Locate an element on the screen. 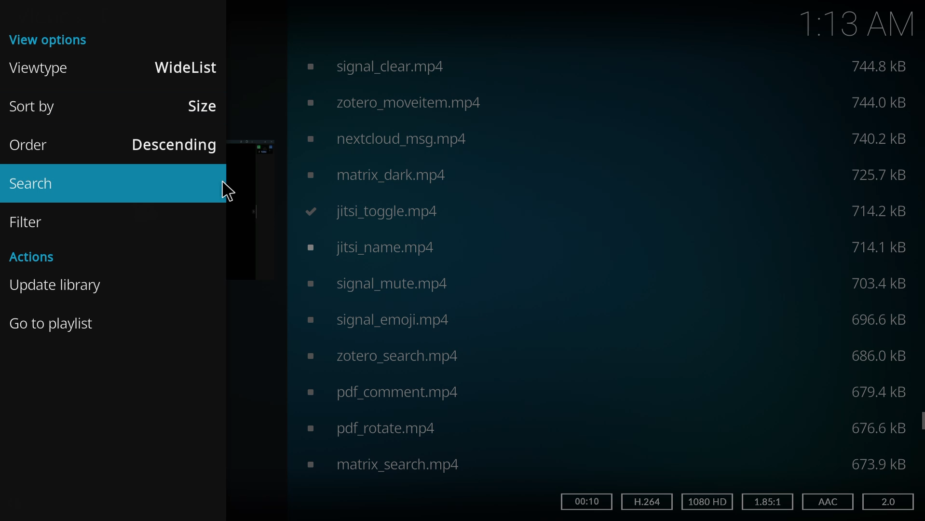  size is located at coordinates (881, 354).